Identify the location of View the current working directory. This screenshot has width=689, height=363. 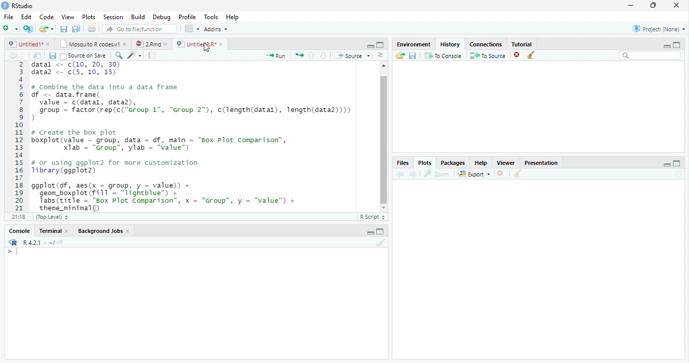
(60, 242).